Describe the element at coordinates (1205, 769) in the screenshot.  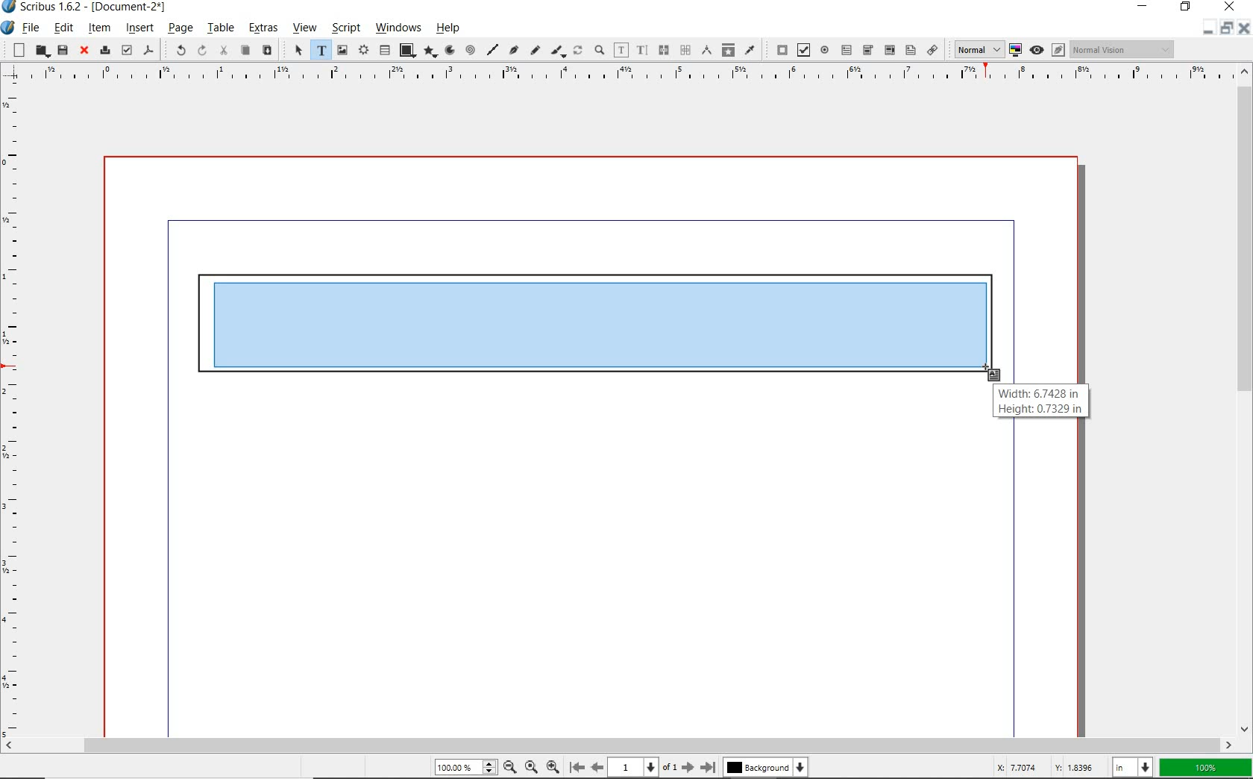
I see `zoom factor` at that location.